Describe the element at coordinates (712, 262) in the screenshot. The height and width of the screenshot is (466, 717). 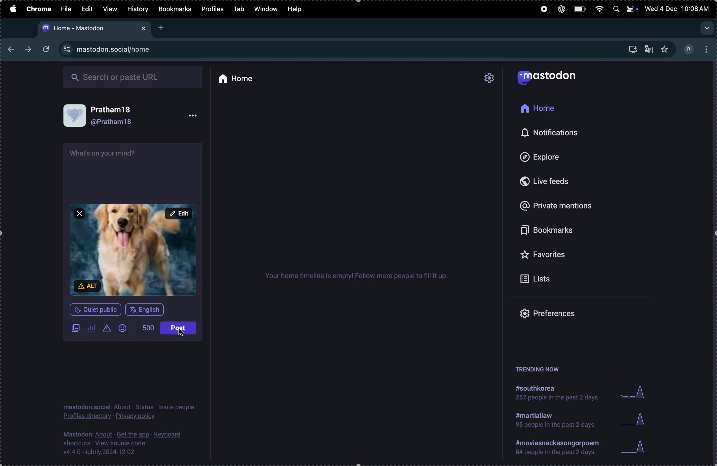
I see `scrollbar` at that location.